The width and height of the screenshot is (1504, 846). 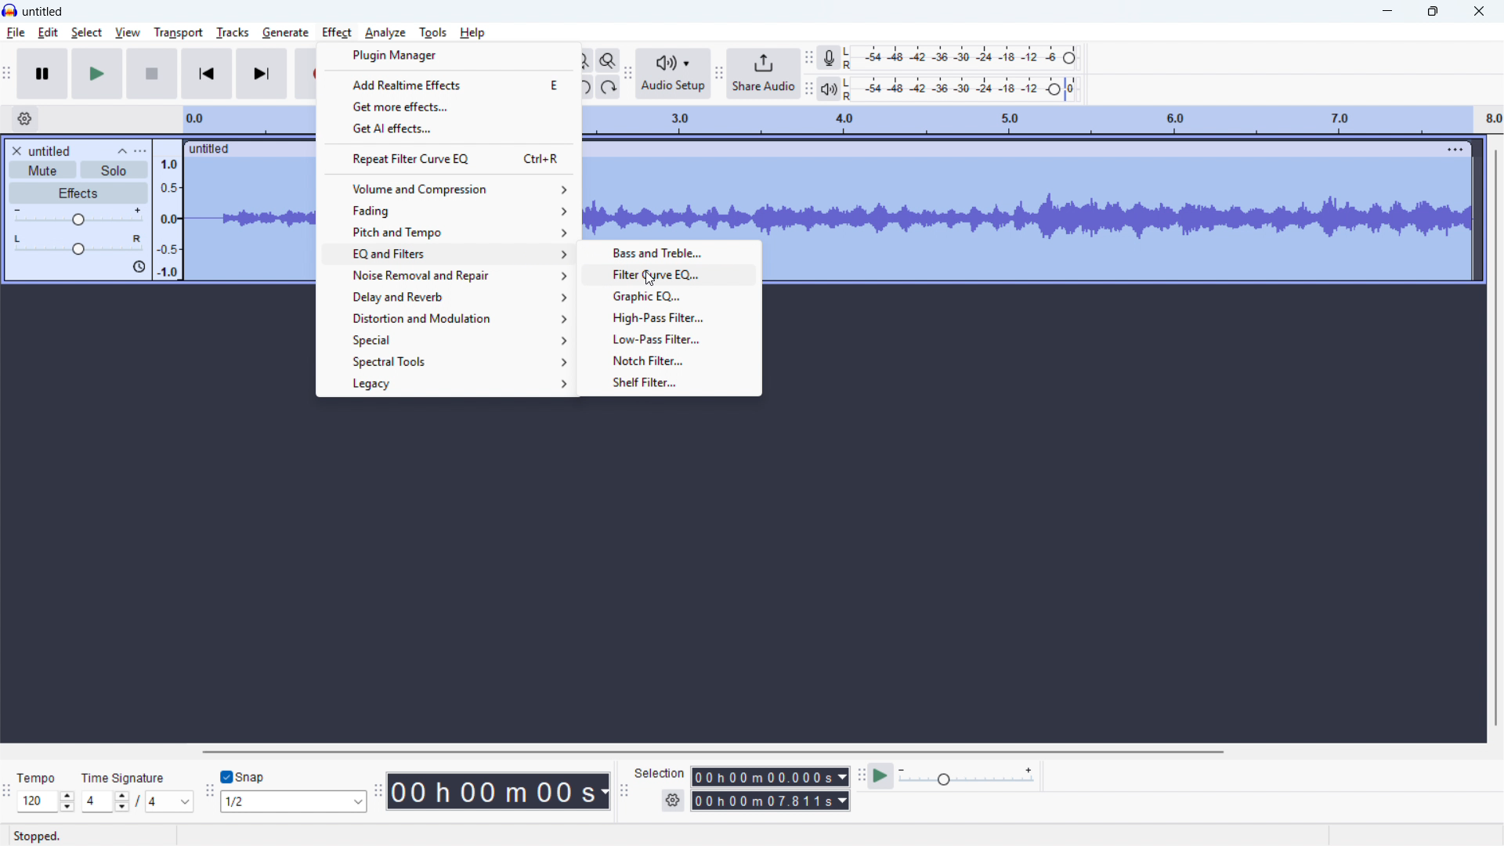 What do you see at coordinates (16, 33) in the screenshot?
I see `file` at bounding box center [16, 33].